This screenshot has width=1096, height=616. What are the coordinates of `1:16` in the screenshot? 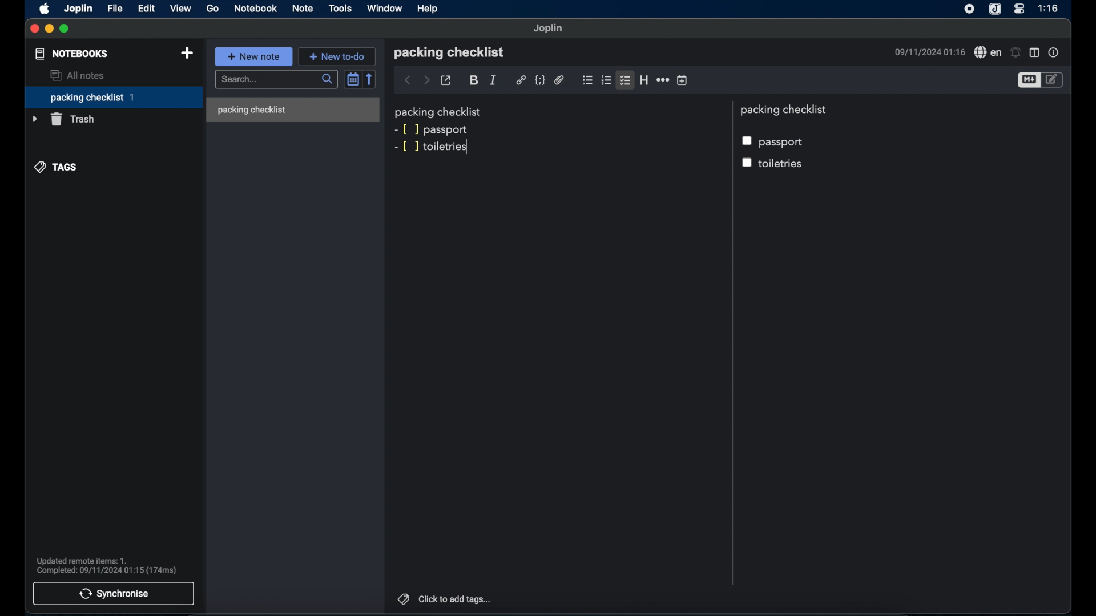 It's located at (1049, 9).